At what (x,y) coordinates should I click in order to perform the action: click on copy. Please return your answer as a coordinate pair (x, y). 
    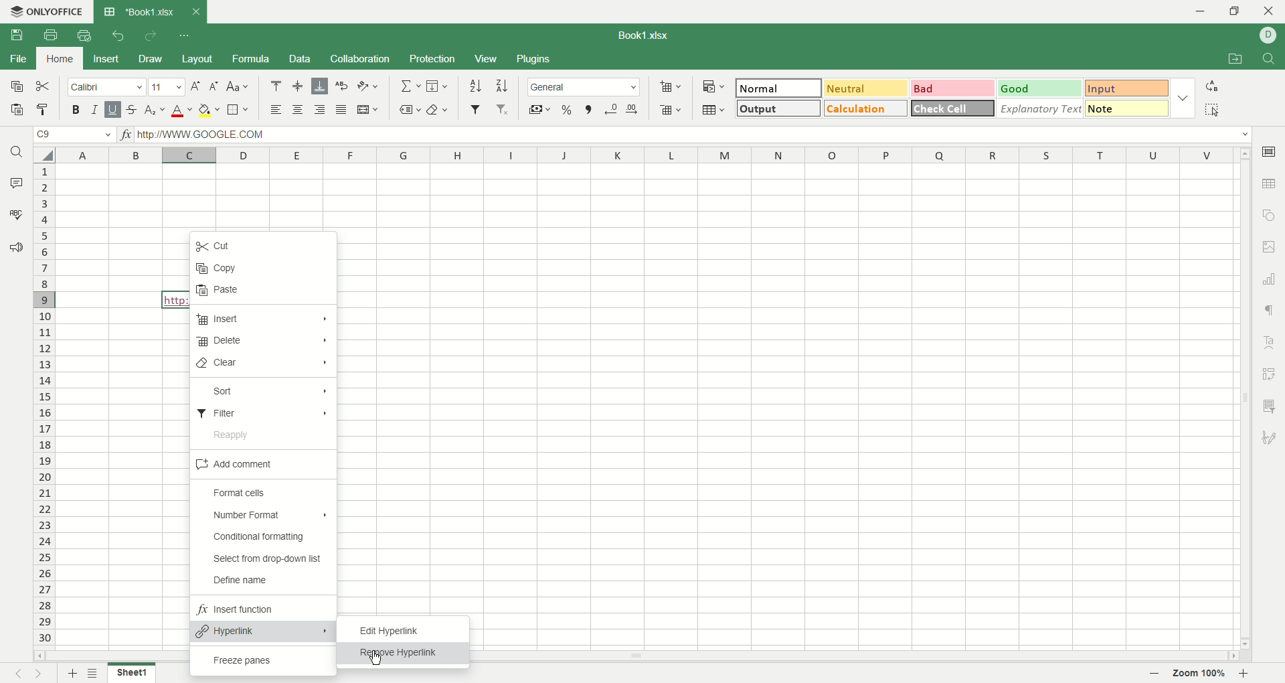
    Looking at the image, I should click on (215, 268).